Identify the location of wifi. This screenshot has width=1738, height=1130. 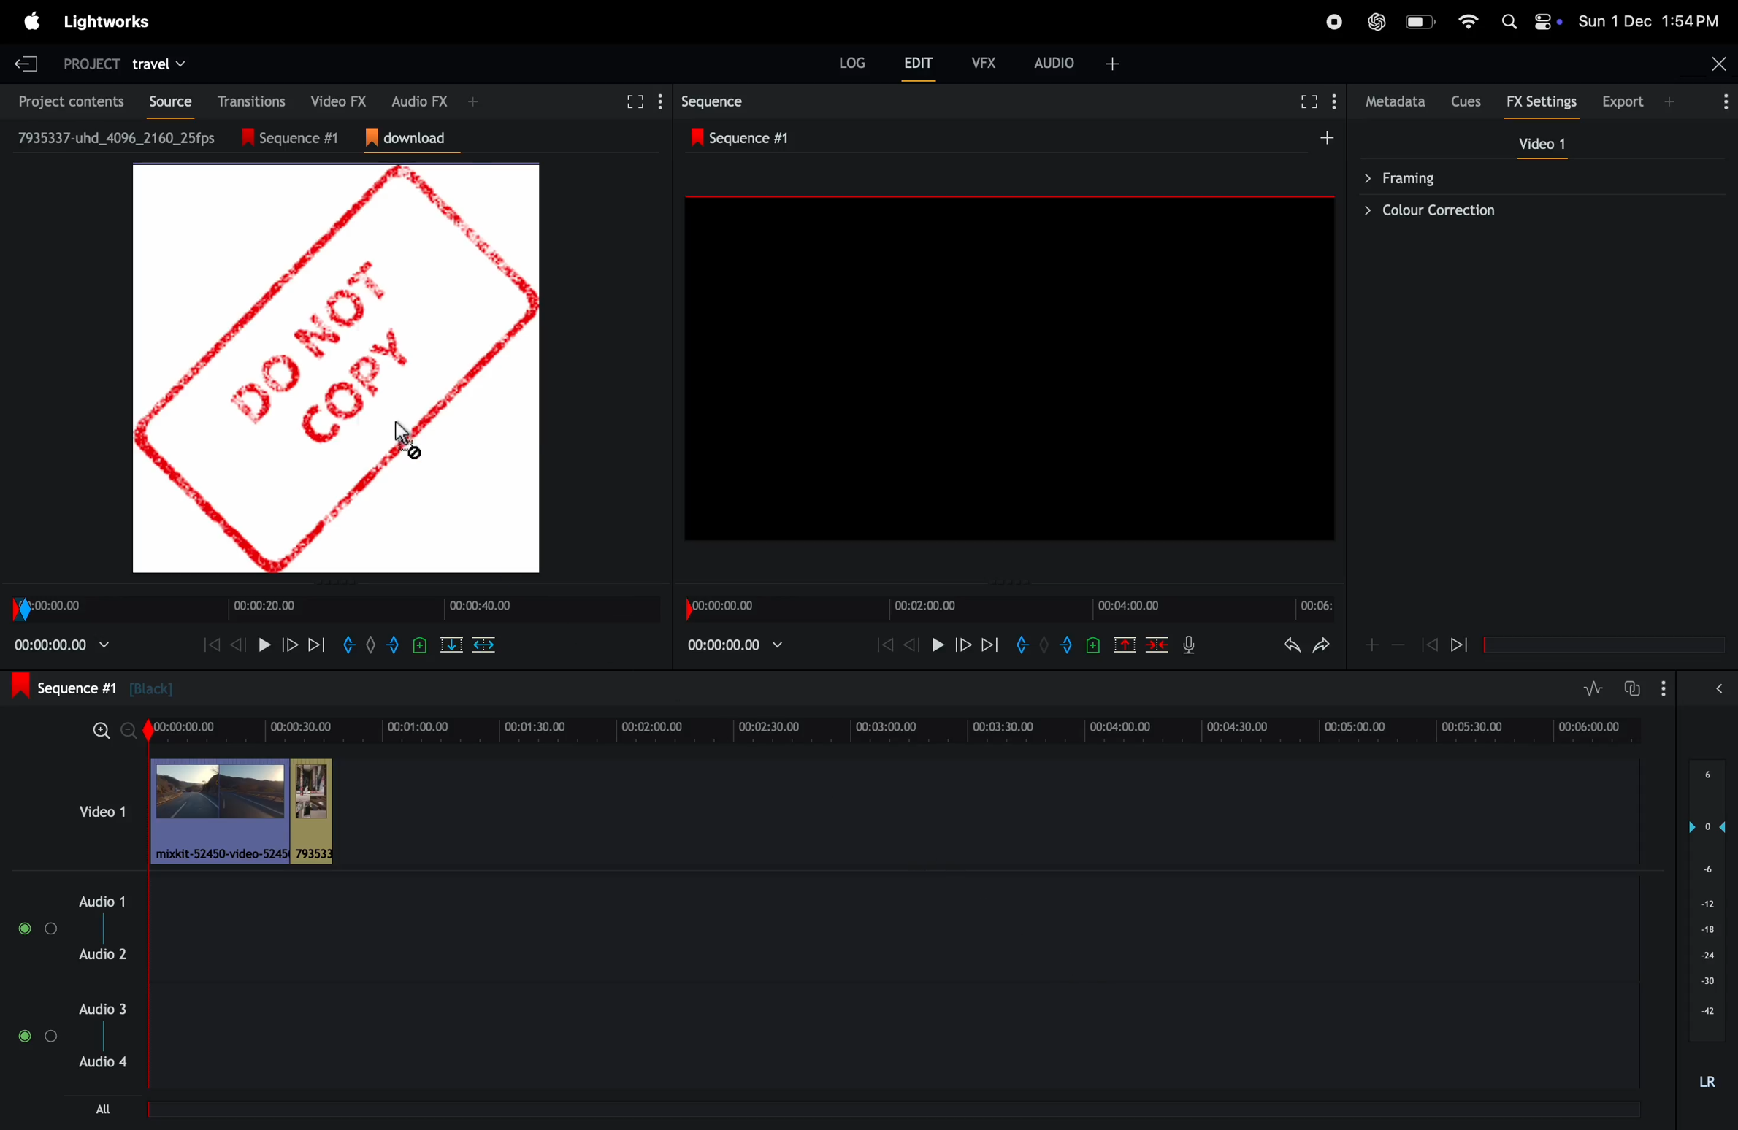
(1468, 21).